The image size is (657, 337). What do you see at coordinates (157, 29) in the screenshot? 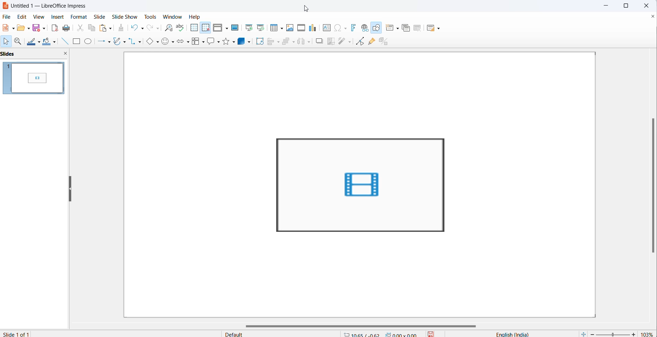
I see `redo options` at bounding box center [157, 29].